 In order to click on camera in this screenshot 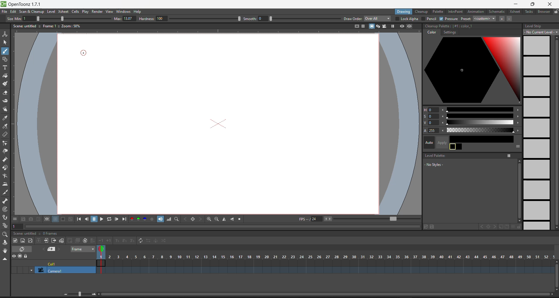, I will do `click(61, 270)`.